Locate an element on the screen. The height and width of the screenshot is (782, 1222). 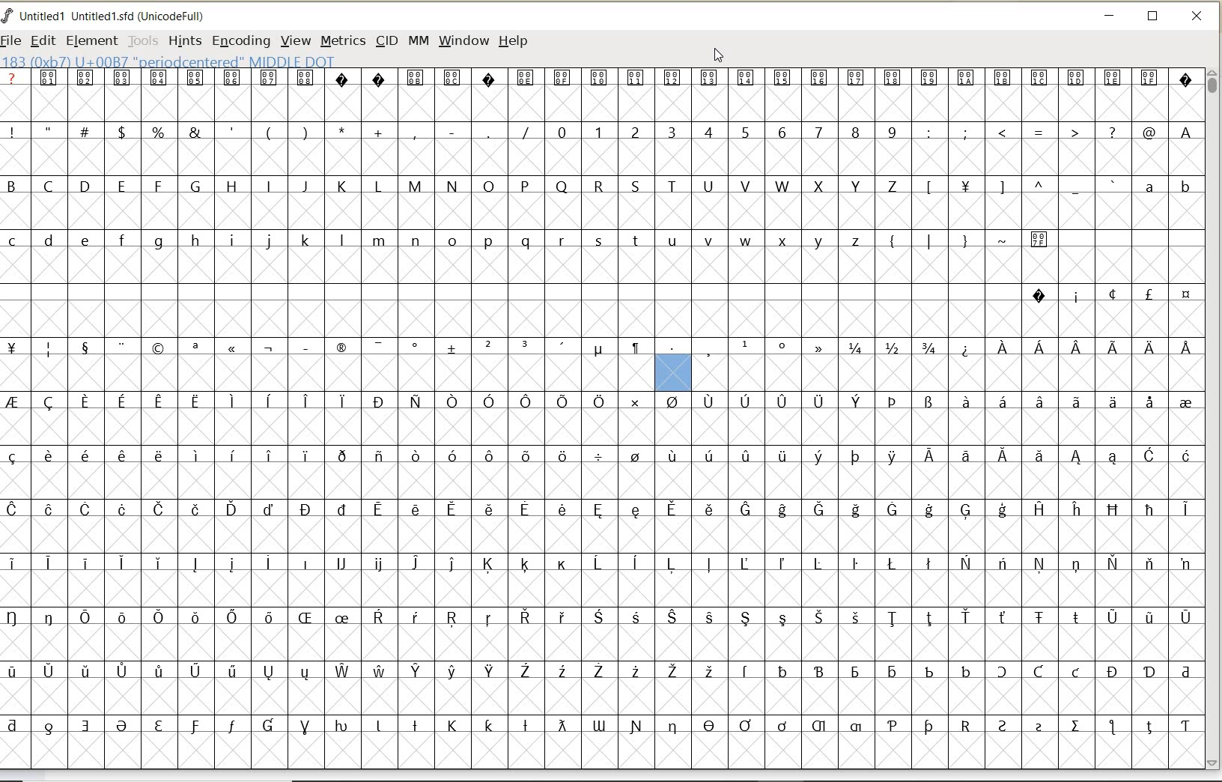
TOOLS is located at coordinates (143, 40).